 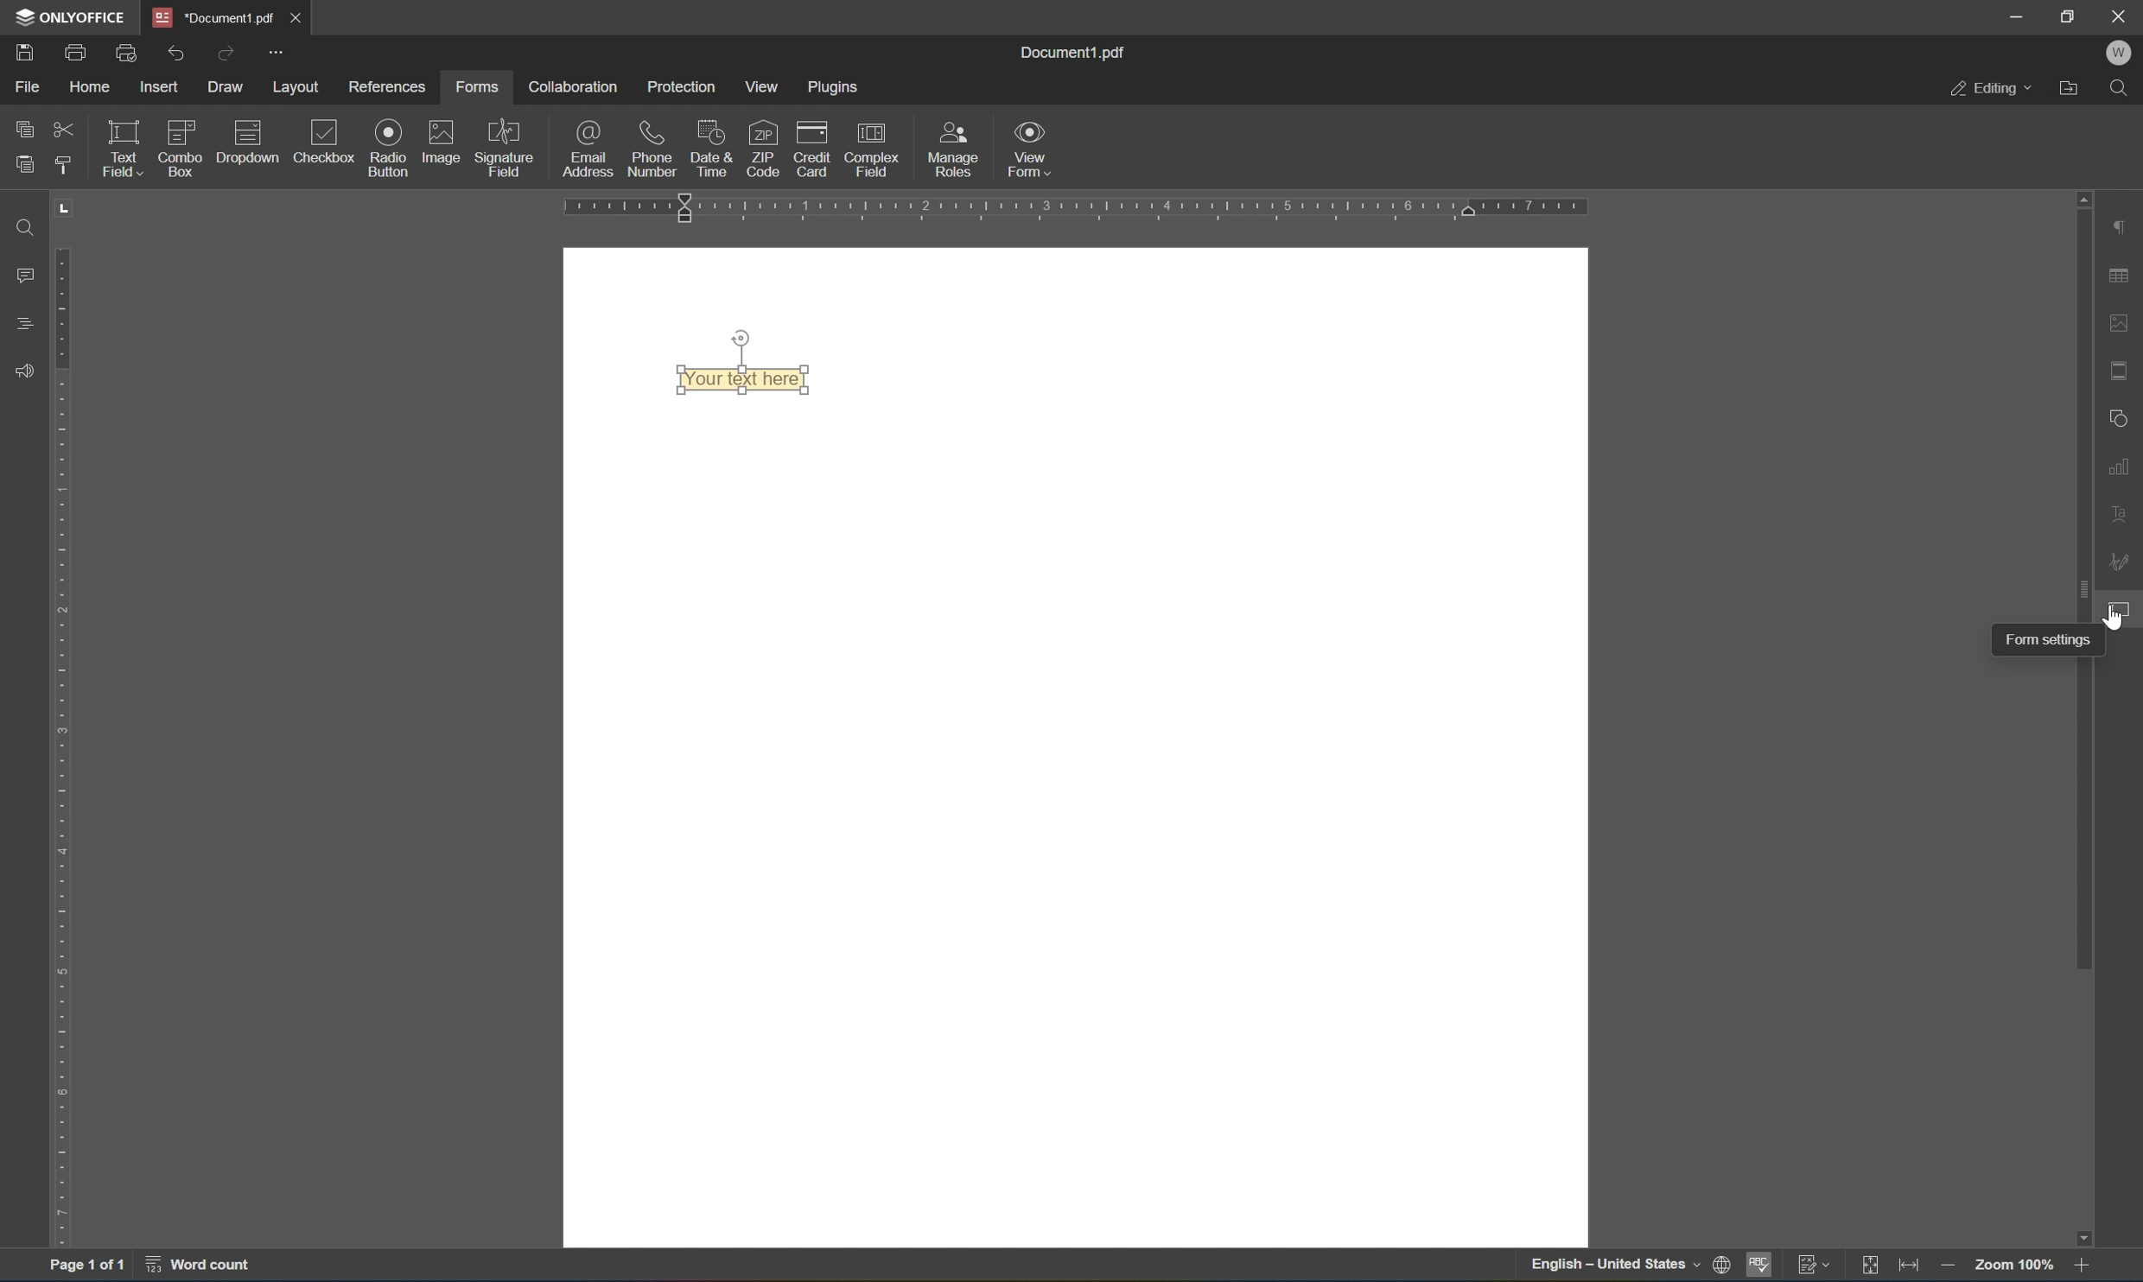 What do you see at coordinates (1811, 1266) in the screenshot?
I see `track changes` at bounding box center [1811, 1266].